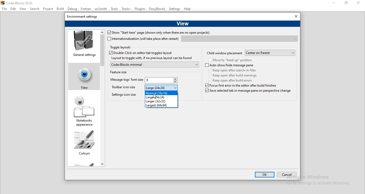 The image size is (365, 194). I want to click on Bulid, so click(60, 9).